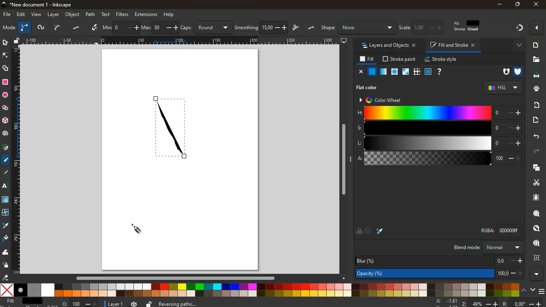 The image size is (546, 307). What do you see at coordinates (536, 244) in the screenshot?
I see `look` at bounding box center [536, 244].